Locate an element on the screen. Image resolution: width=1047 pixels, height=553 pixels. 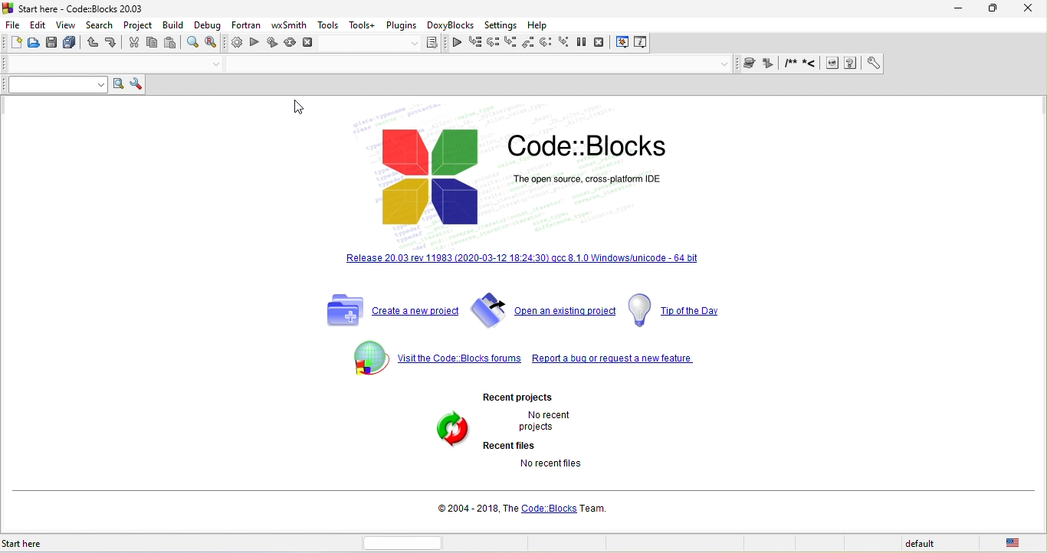
united state is located at coordinates (1016, 544).